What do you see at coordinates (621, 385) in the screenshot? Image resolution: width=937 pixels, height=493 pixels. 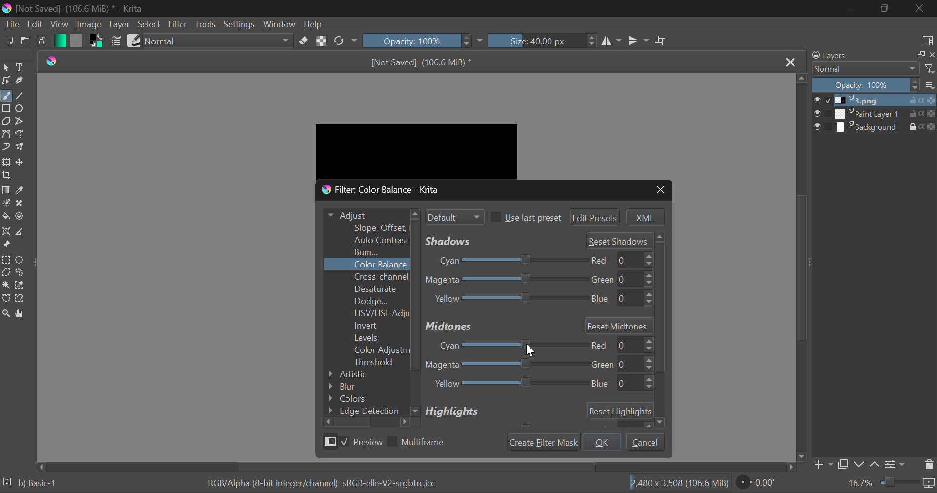 I see `blue` at bounding box center [621, 385].